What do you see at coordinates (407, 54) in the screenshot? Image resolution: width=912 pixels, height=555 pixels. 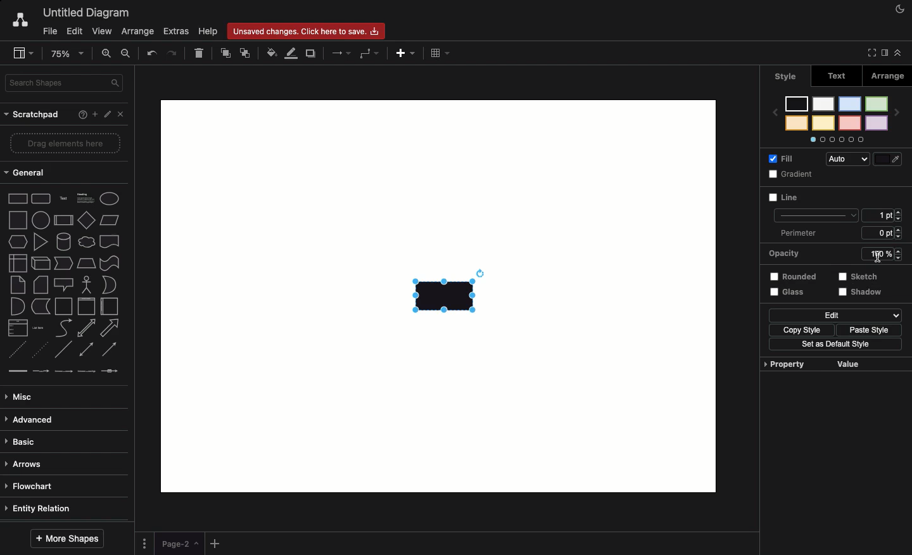 I see `Add` at bounding box center [407, 54].